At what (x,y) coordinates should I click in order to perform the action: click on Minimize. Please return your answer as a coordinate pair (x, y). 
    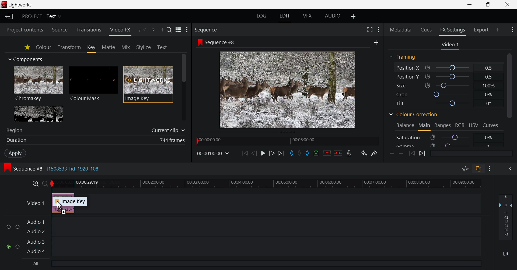
    Looking at the image, I should click on (488, 4).